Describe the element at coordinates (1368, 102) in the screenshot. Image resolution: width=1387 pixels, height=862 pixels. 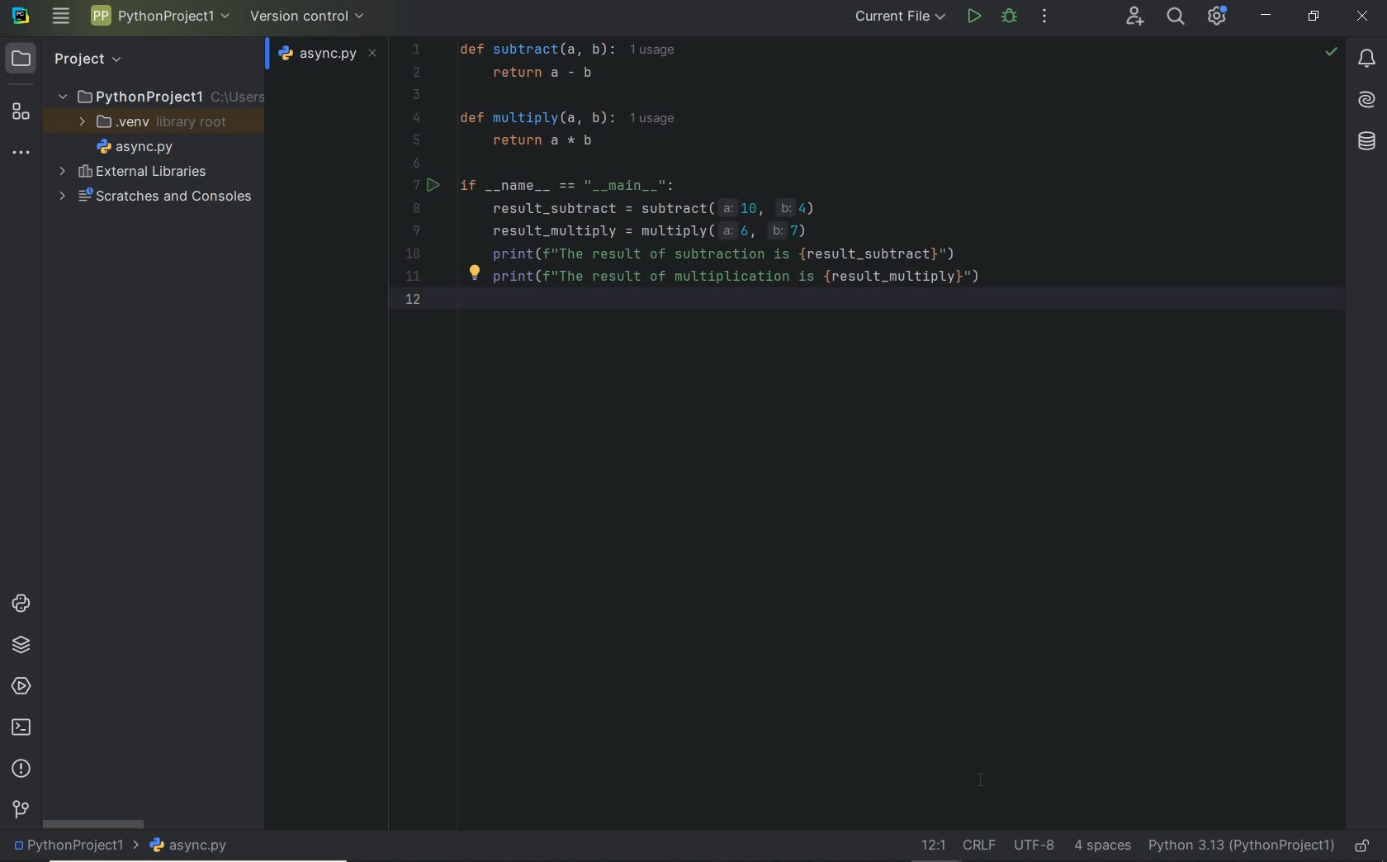
I see `AI Assistant` at that location.